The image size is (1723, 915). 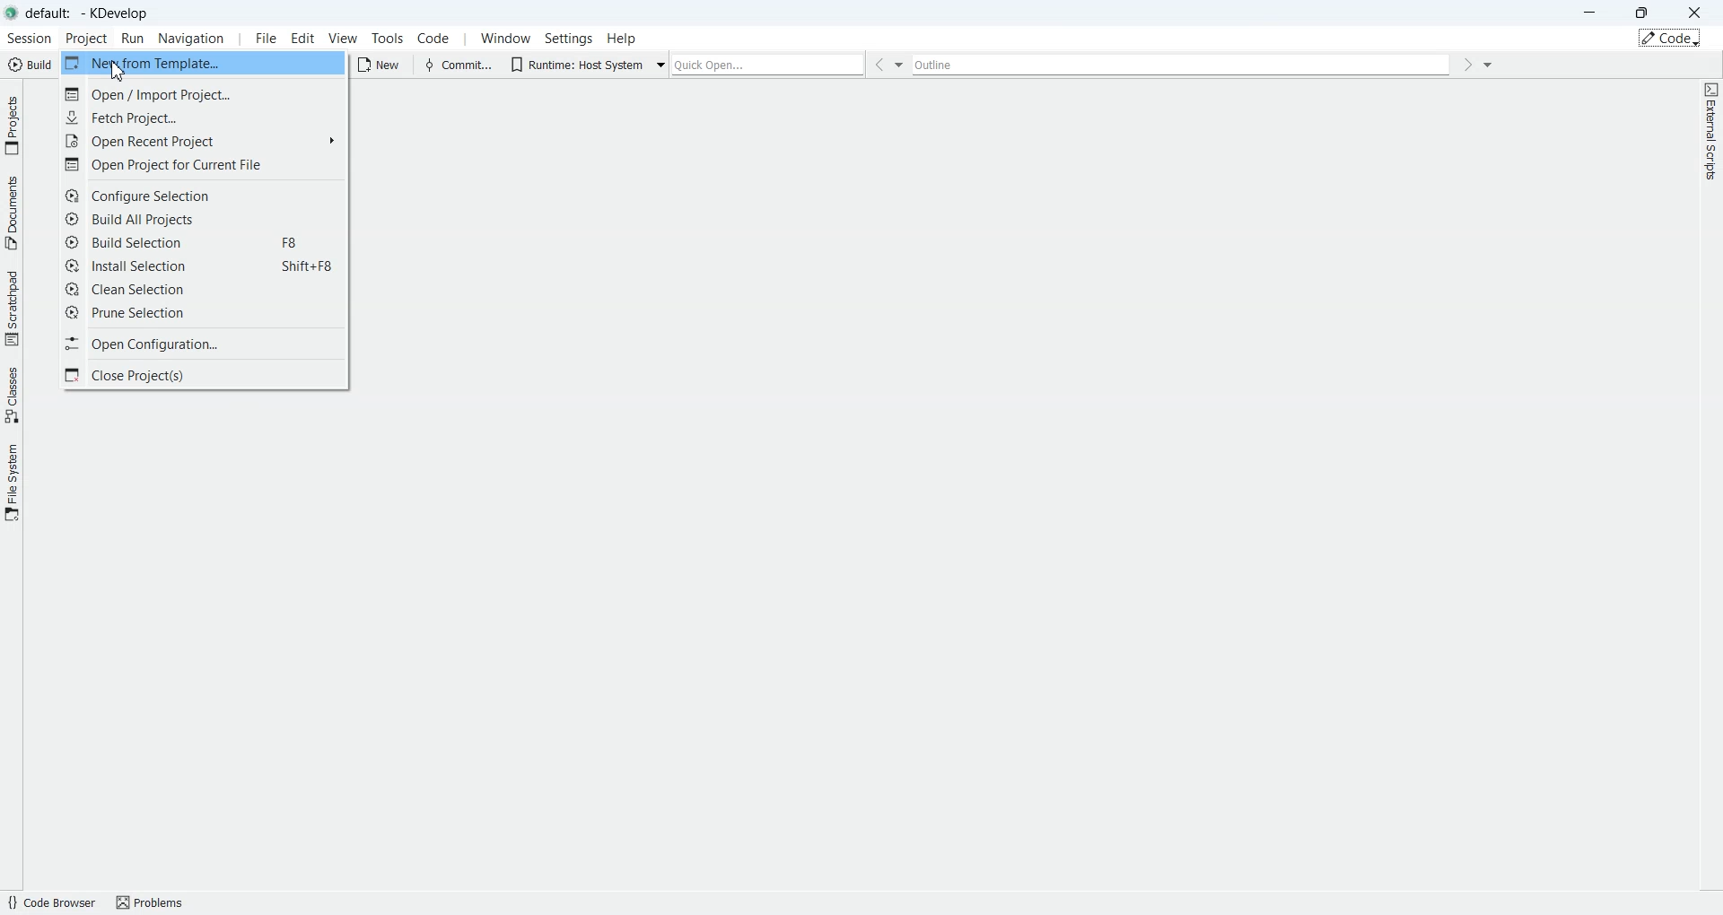 I want to click on Build All Projects, so click(x=204, y=218).